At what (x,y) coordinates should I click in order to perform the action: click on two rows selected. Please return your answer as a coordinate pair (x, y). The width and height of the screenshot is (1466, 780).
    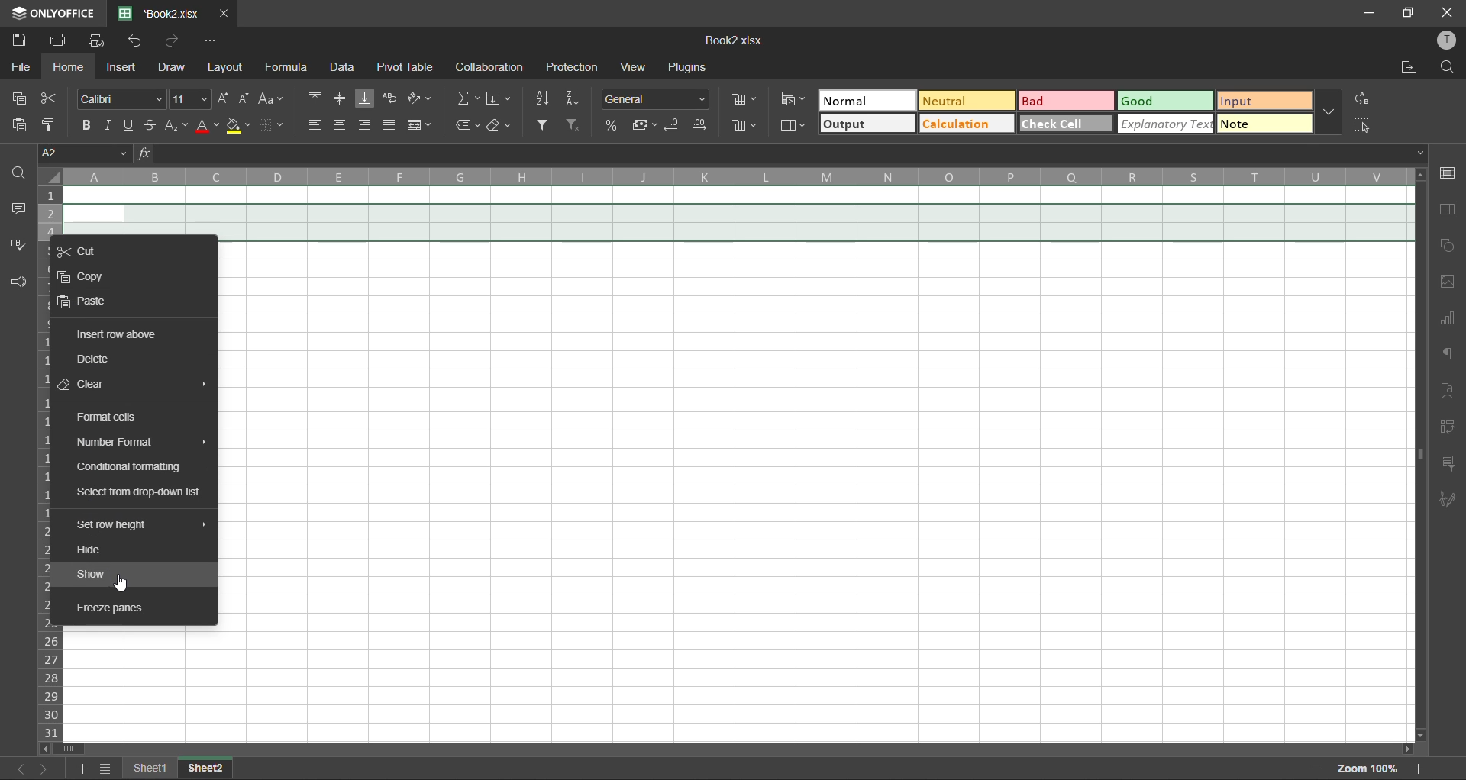
    Looking at the image, I should click on (736, 221).